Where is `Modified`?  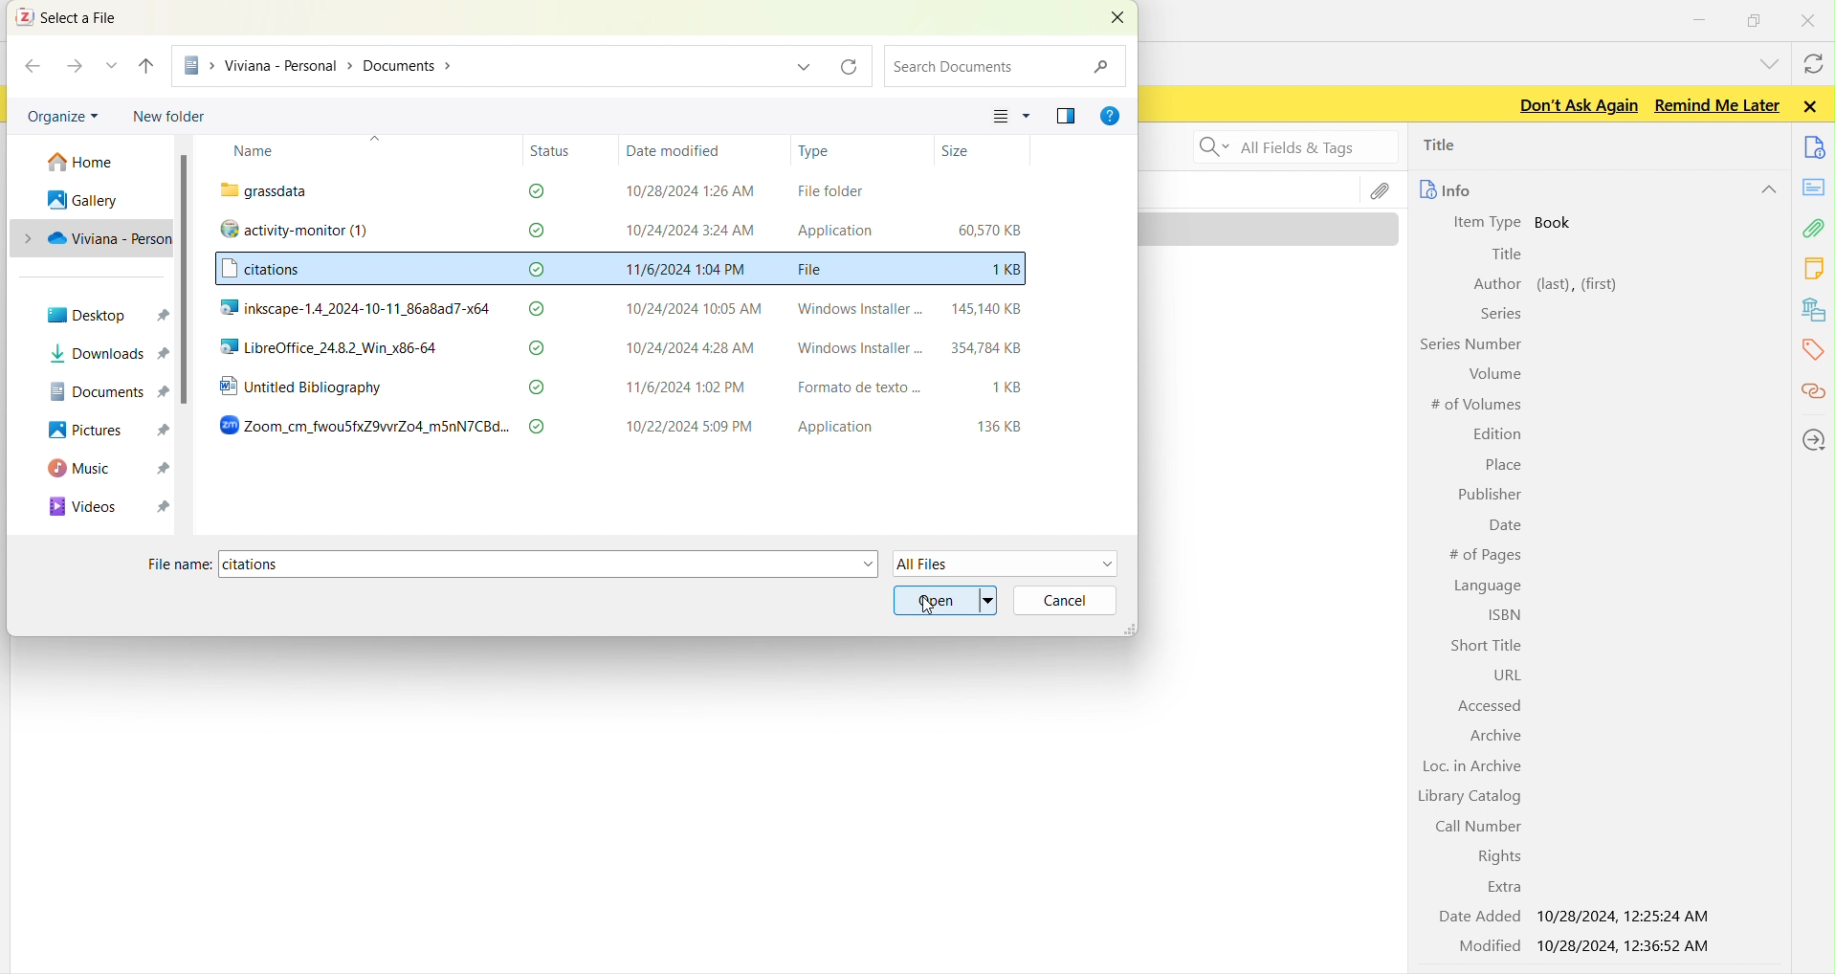 Modified is located at coordinates (1473, 945).